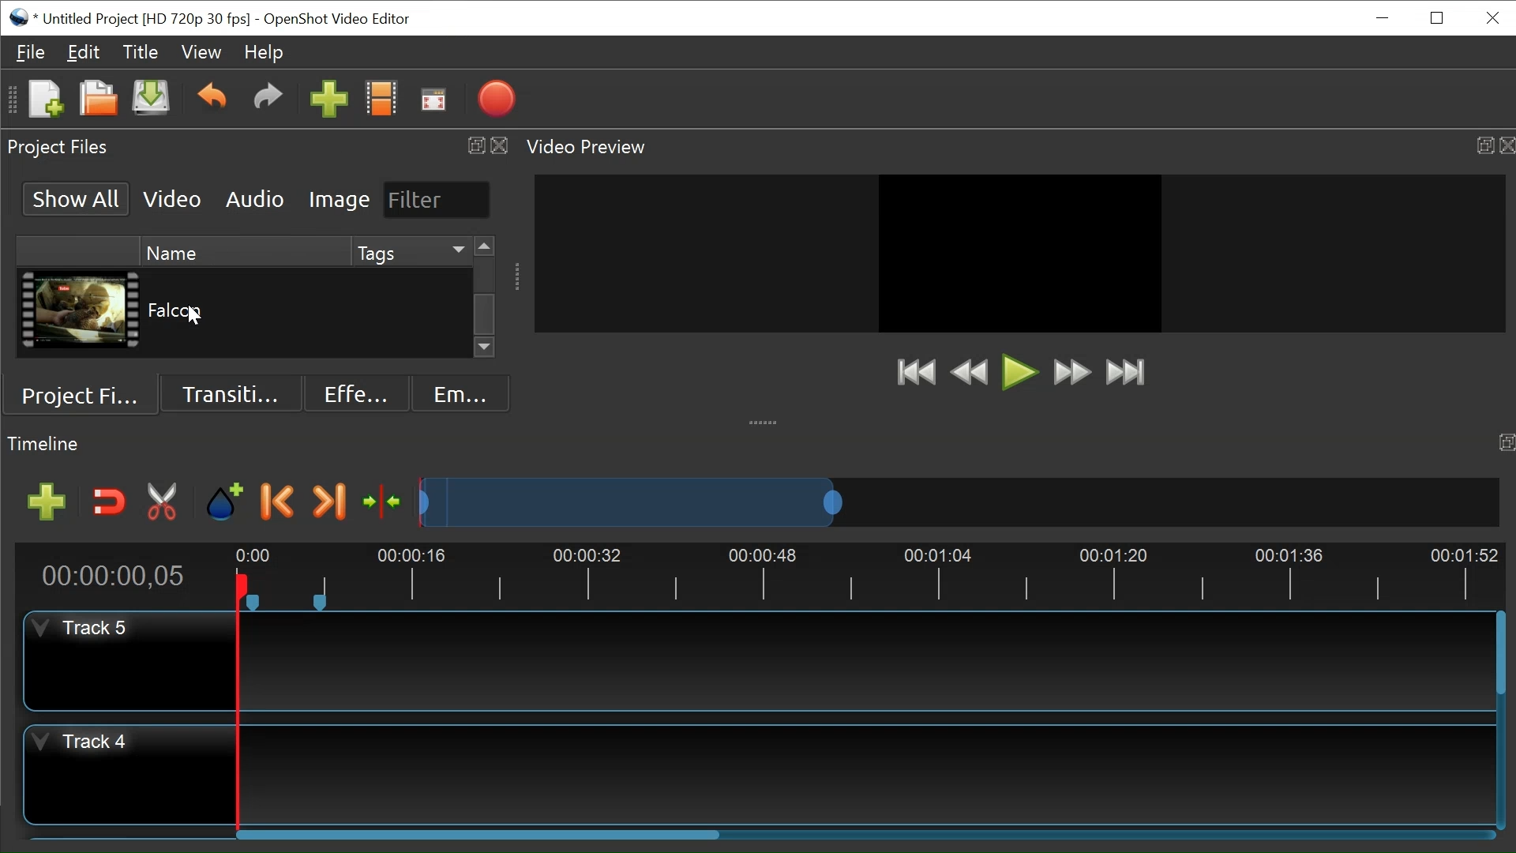  What do you see at coordinates (31, 51) in the screenshot?
I see `Files` at bounding box center [31, 51].